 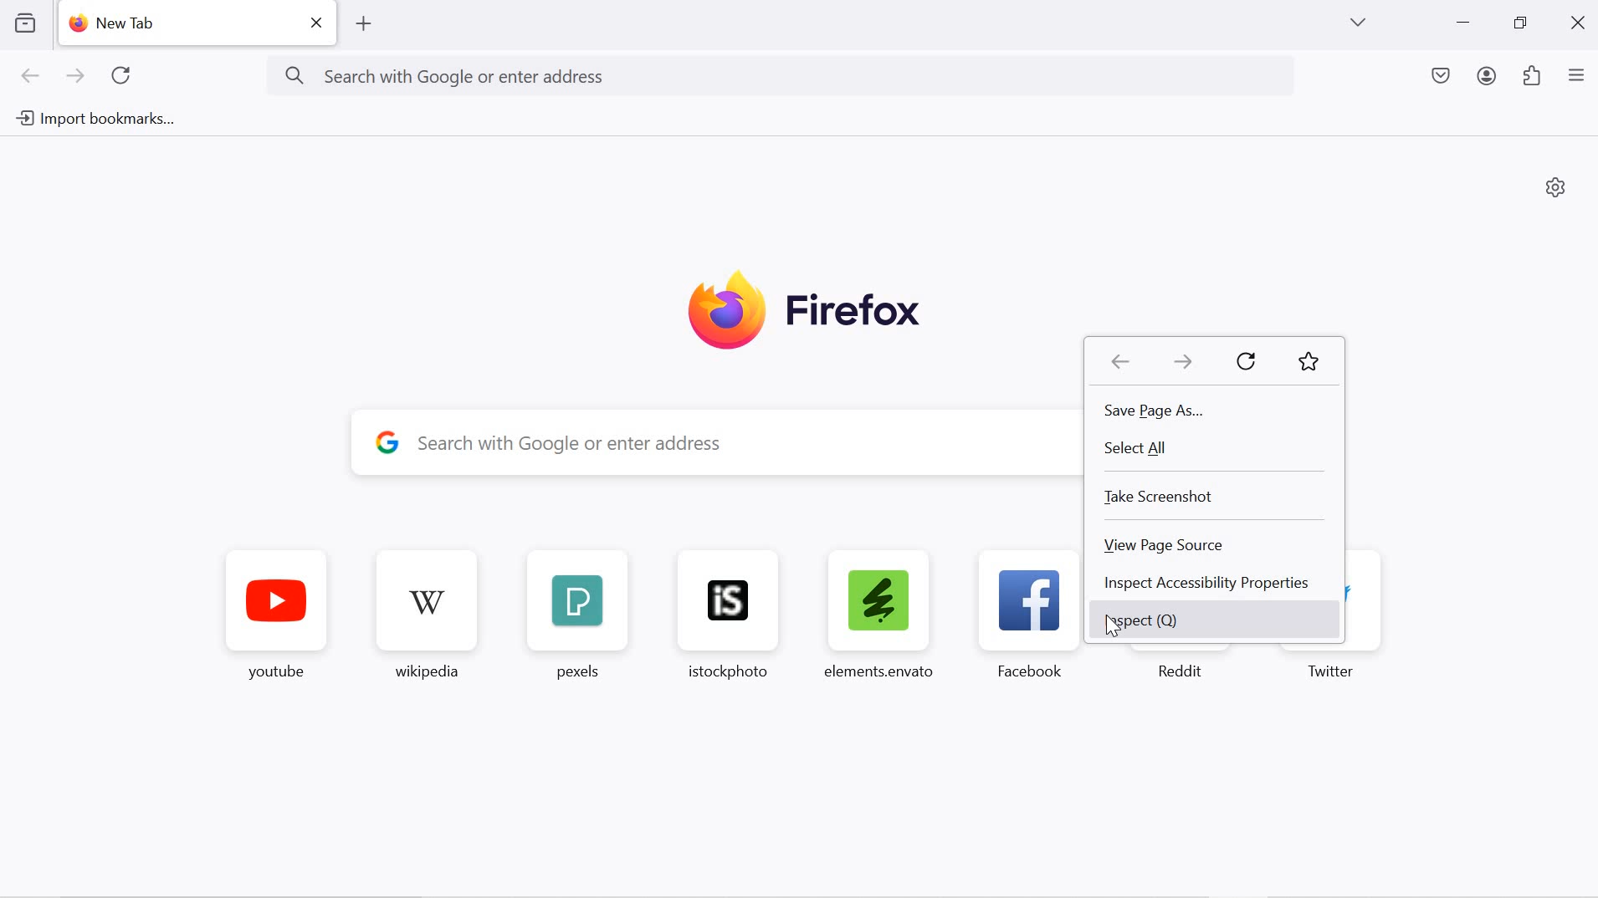 I want to click on pexels, so click(x=576, y=621).